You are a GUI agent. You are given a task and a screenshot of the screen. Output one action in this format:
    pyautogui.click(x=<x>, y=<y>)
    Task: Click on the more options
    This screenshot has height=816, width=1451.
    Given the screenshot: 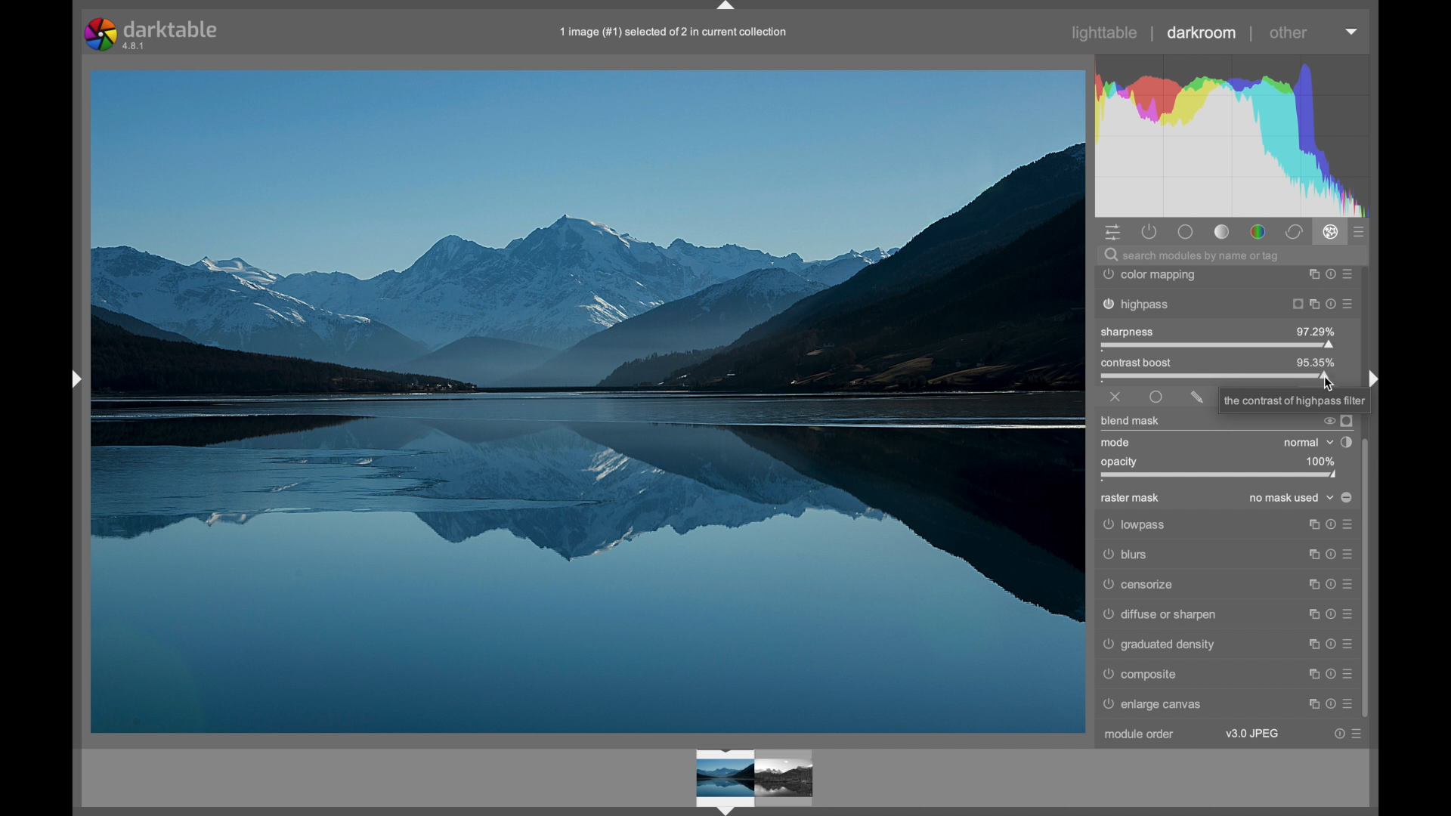 What is the action you would take?
    pyautogui.click(x=1329, y=674)
    